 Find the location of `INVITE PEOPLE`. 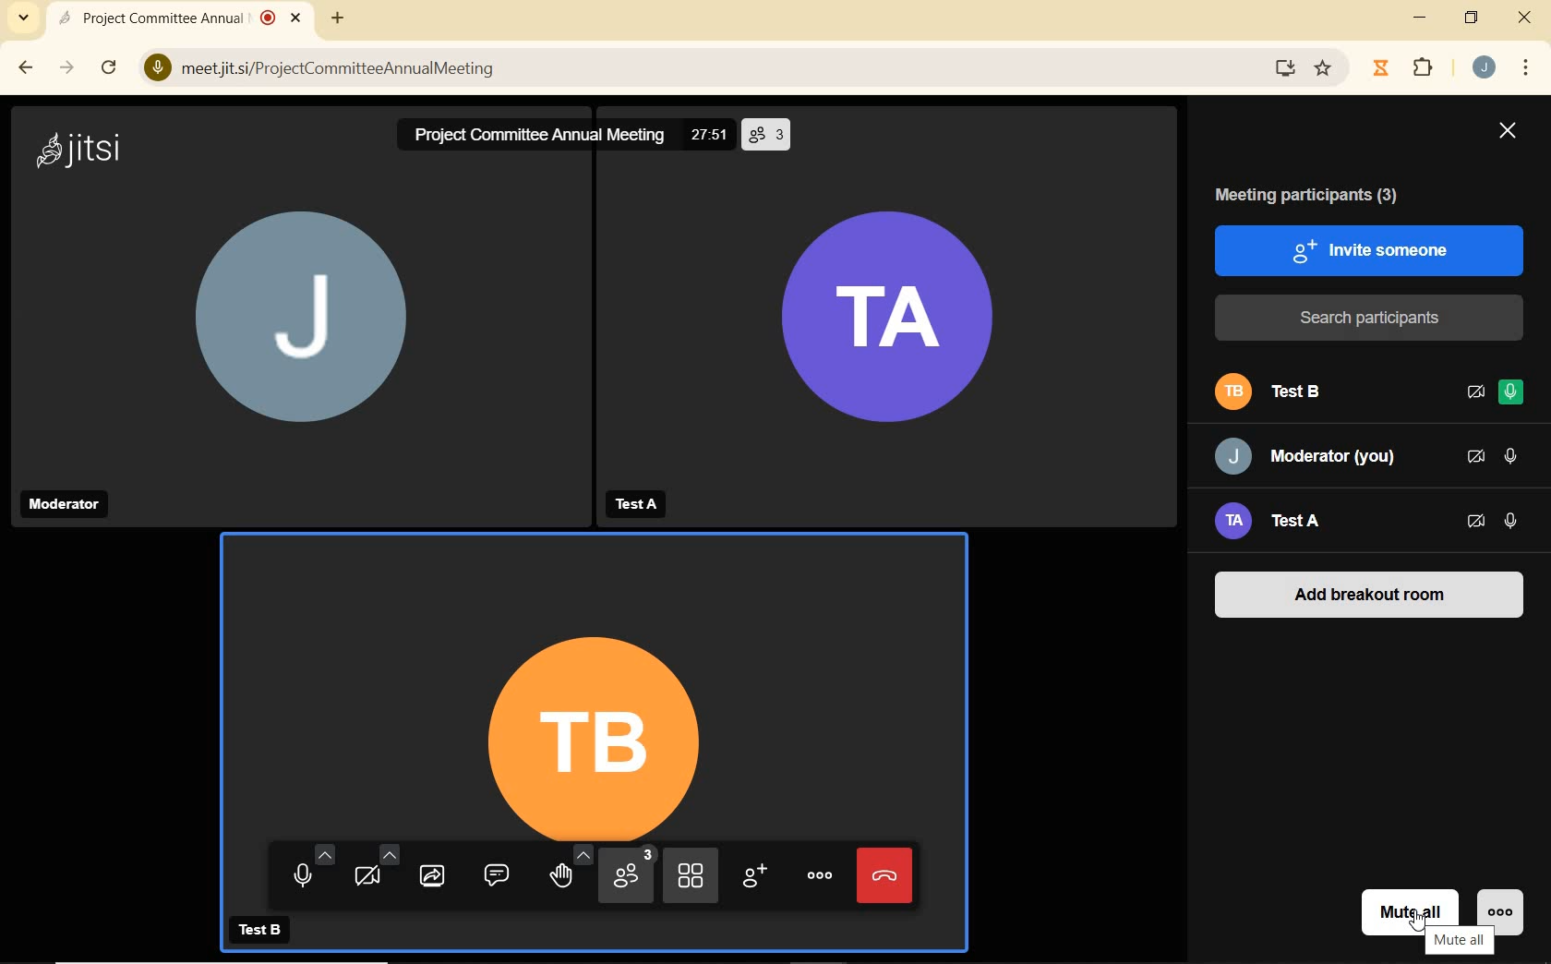

INVITE PEOPLE is located at coordinates (751, 874).